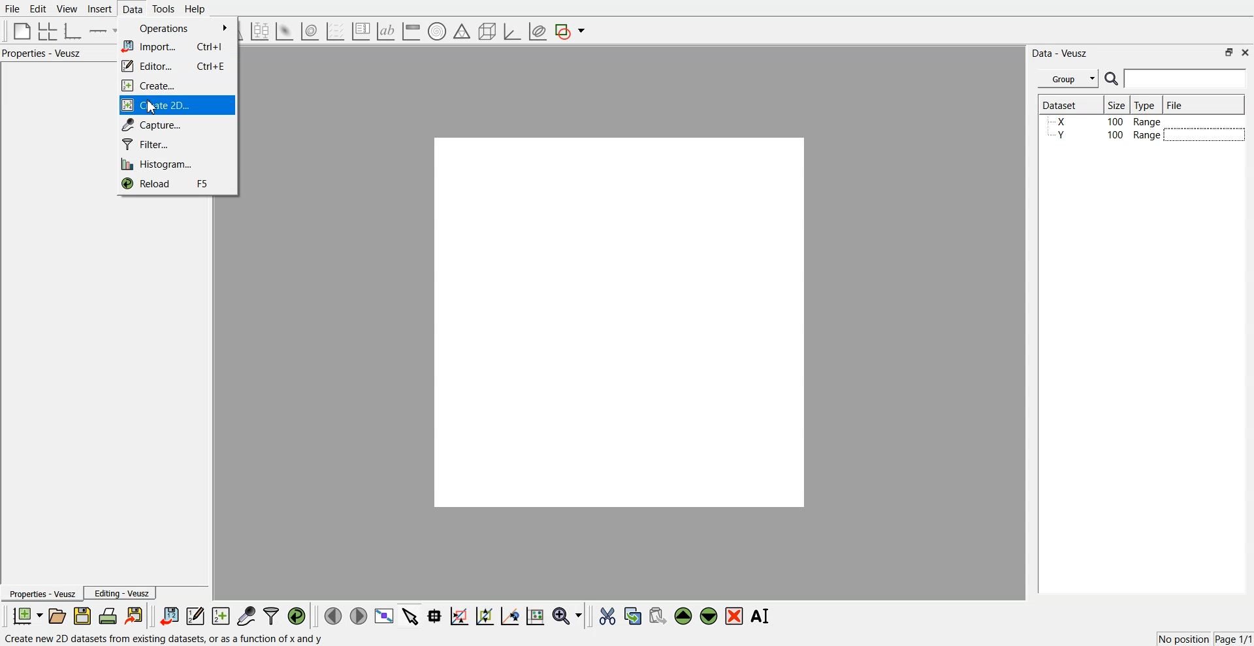 The image size is (1254, 646). What do you see at coordinates (734, 617) in the screenshot?
I see `Remove the selected widget` at bounding box center [734, 617].